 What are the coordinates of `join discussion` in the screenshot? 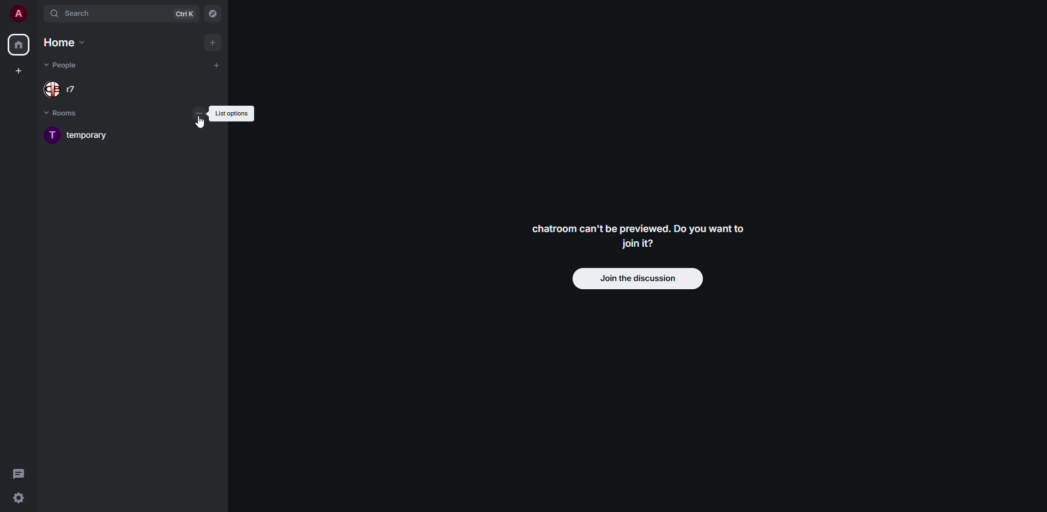 It's located at (639, 278).